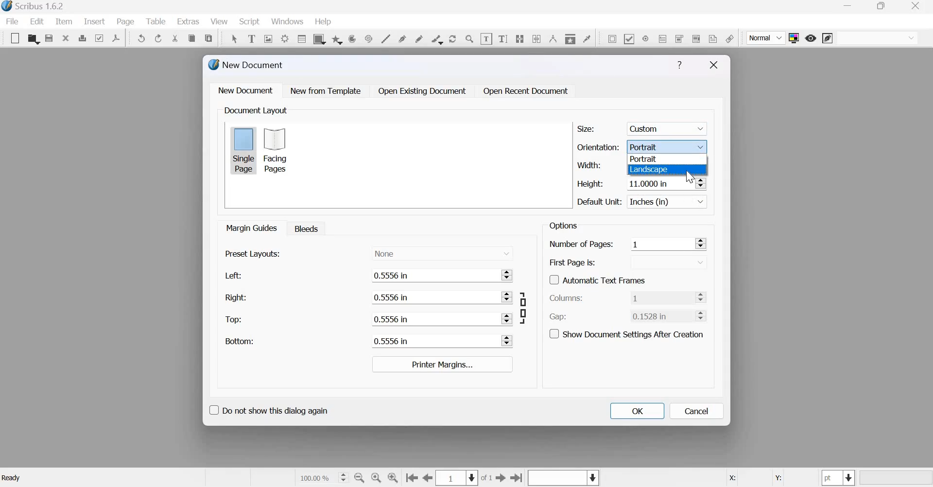 This screenshot has height=487, width=933. I want to click on zoom in by the stepping value in Tools preferences, so click(394, 478).